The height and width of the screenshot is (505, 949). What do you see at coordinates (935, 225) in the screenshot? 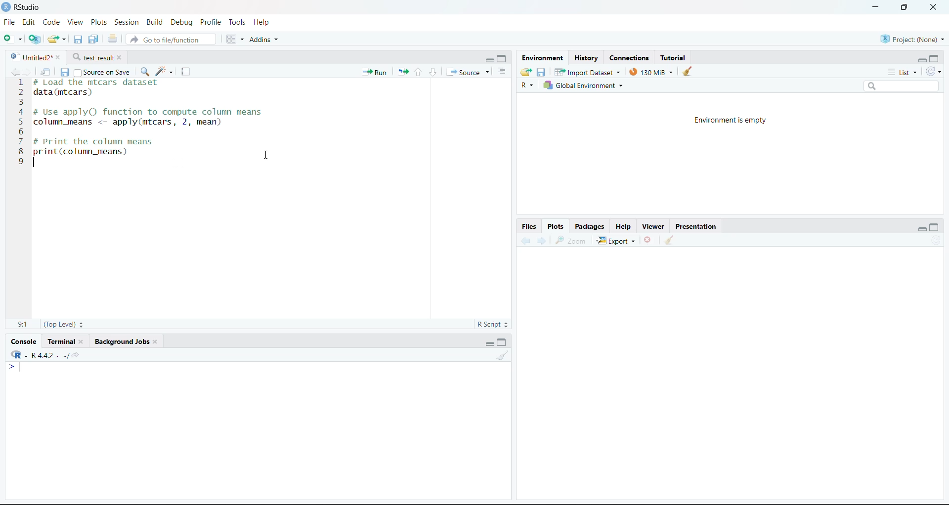
I see `Maximize` at bounding box center [935, 225].